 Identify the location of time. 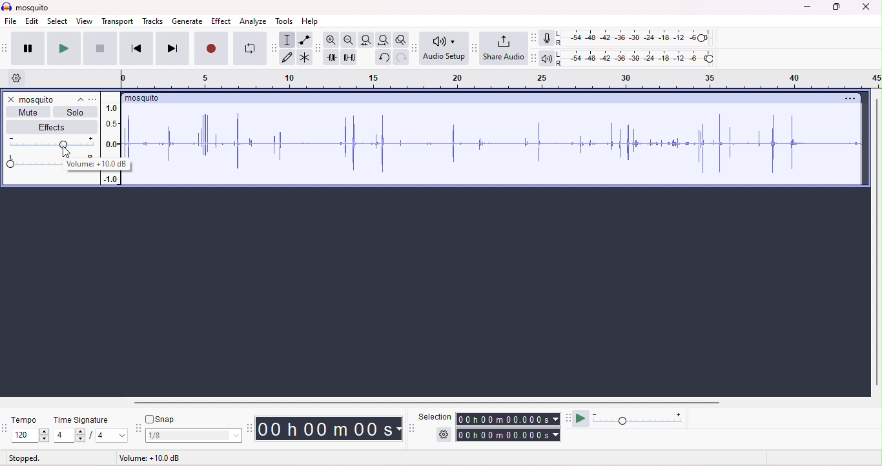
(329, 429).